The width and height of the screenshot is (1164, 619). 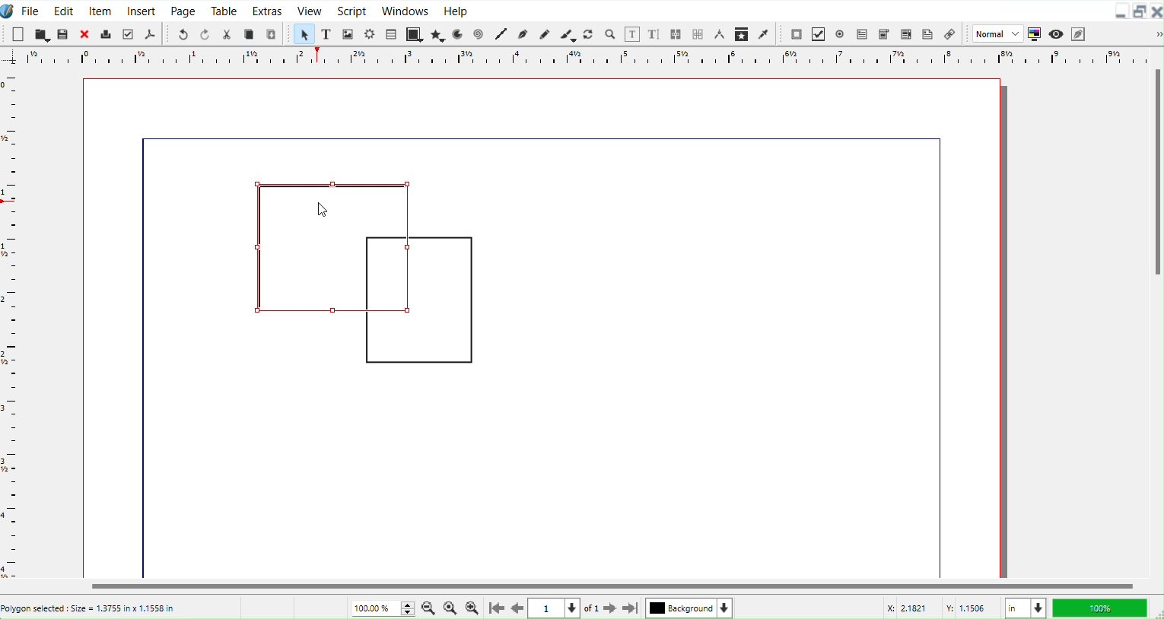 What do you see at coordinates (31, 10) in the screenshot?
I see `File` at bounding box center [31, 10].